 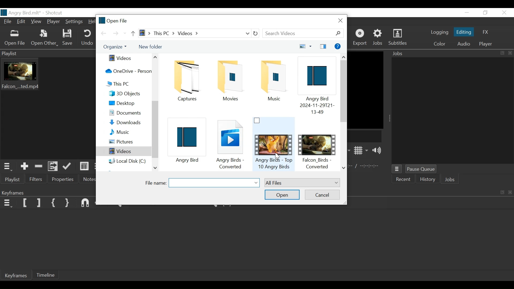 I want to click on Close, so click(x=504, y=13).